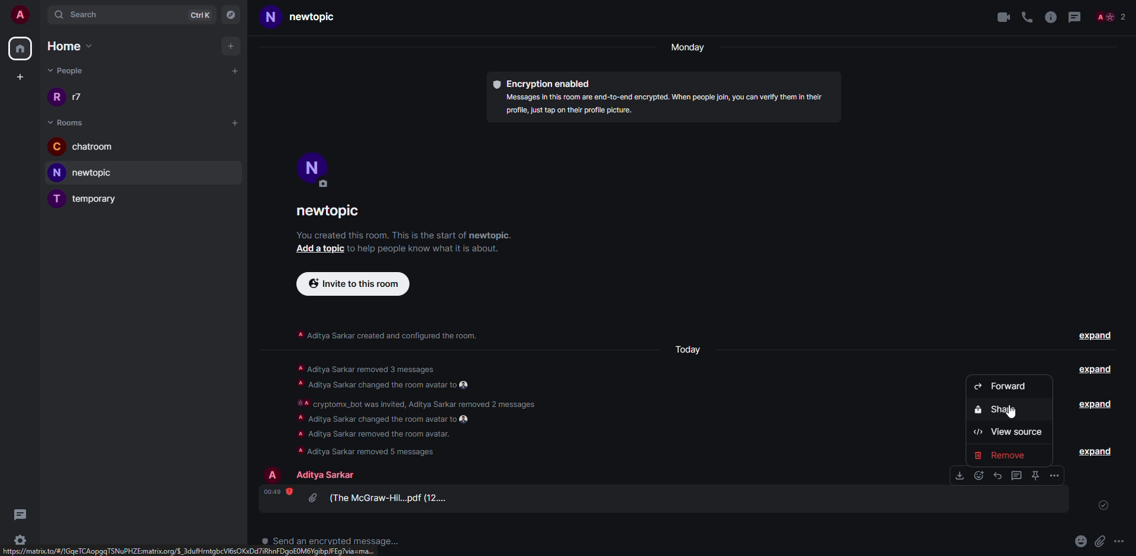 The width and height of the screenshot is (1136, 556). I want to click on threads, so click(1073, 17).